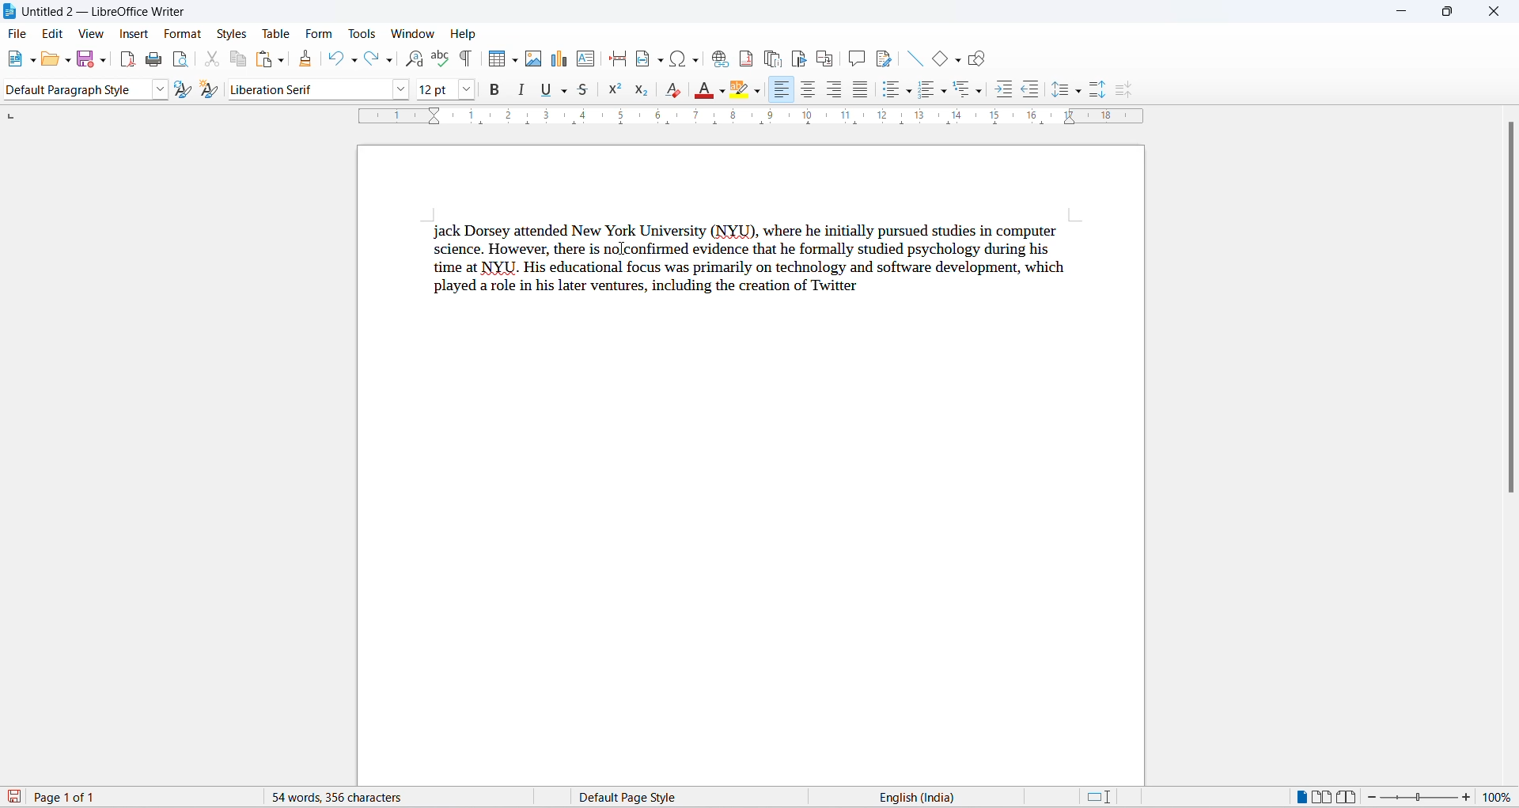 This screenshot has width=1519, height=808. I want to click on styles, so click(232, 34).